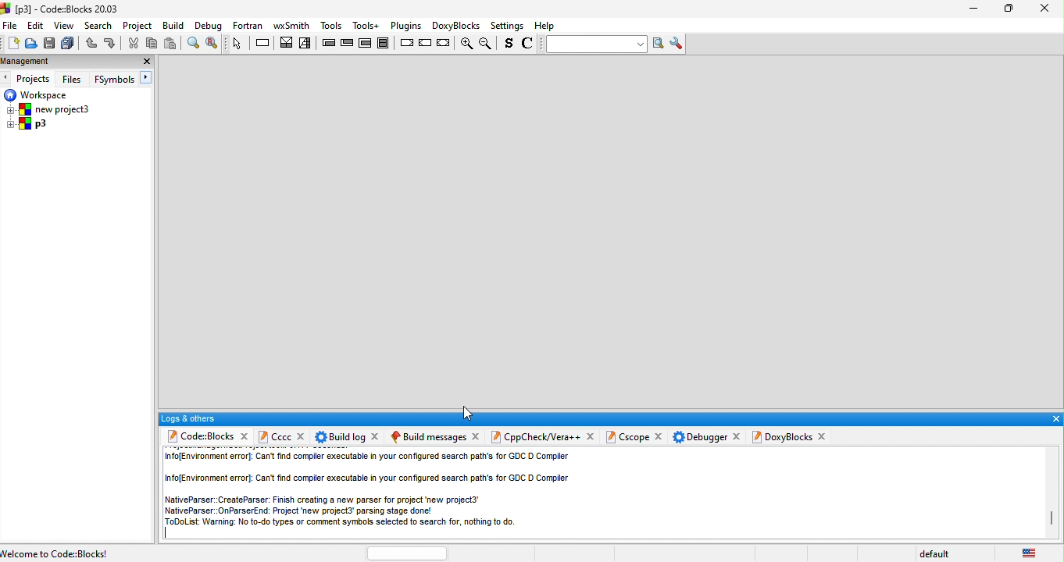  What do you see at coordinates (132, 44) in the screenshot?
I see `cut` at bounding box center [132, 44].